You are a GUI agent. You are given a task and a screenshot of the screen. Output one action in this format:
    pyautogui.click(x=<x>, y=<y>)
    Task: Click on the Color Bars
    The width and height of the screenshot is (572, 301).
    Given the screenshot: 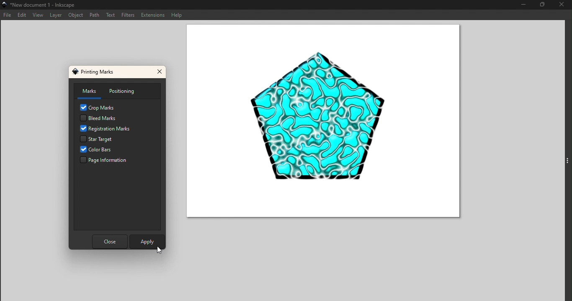 What is the action you would take?
    pyautogui.click(x=104, y=150)
    